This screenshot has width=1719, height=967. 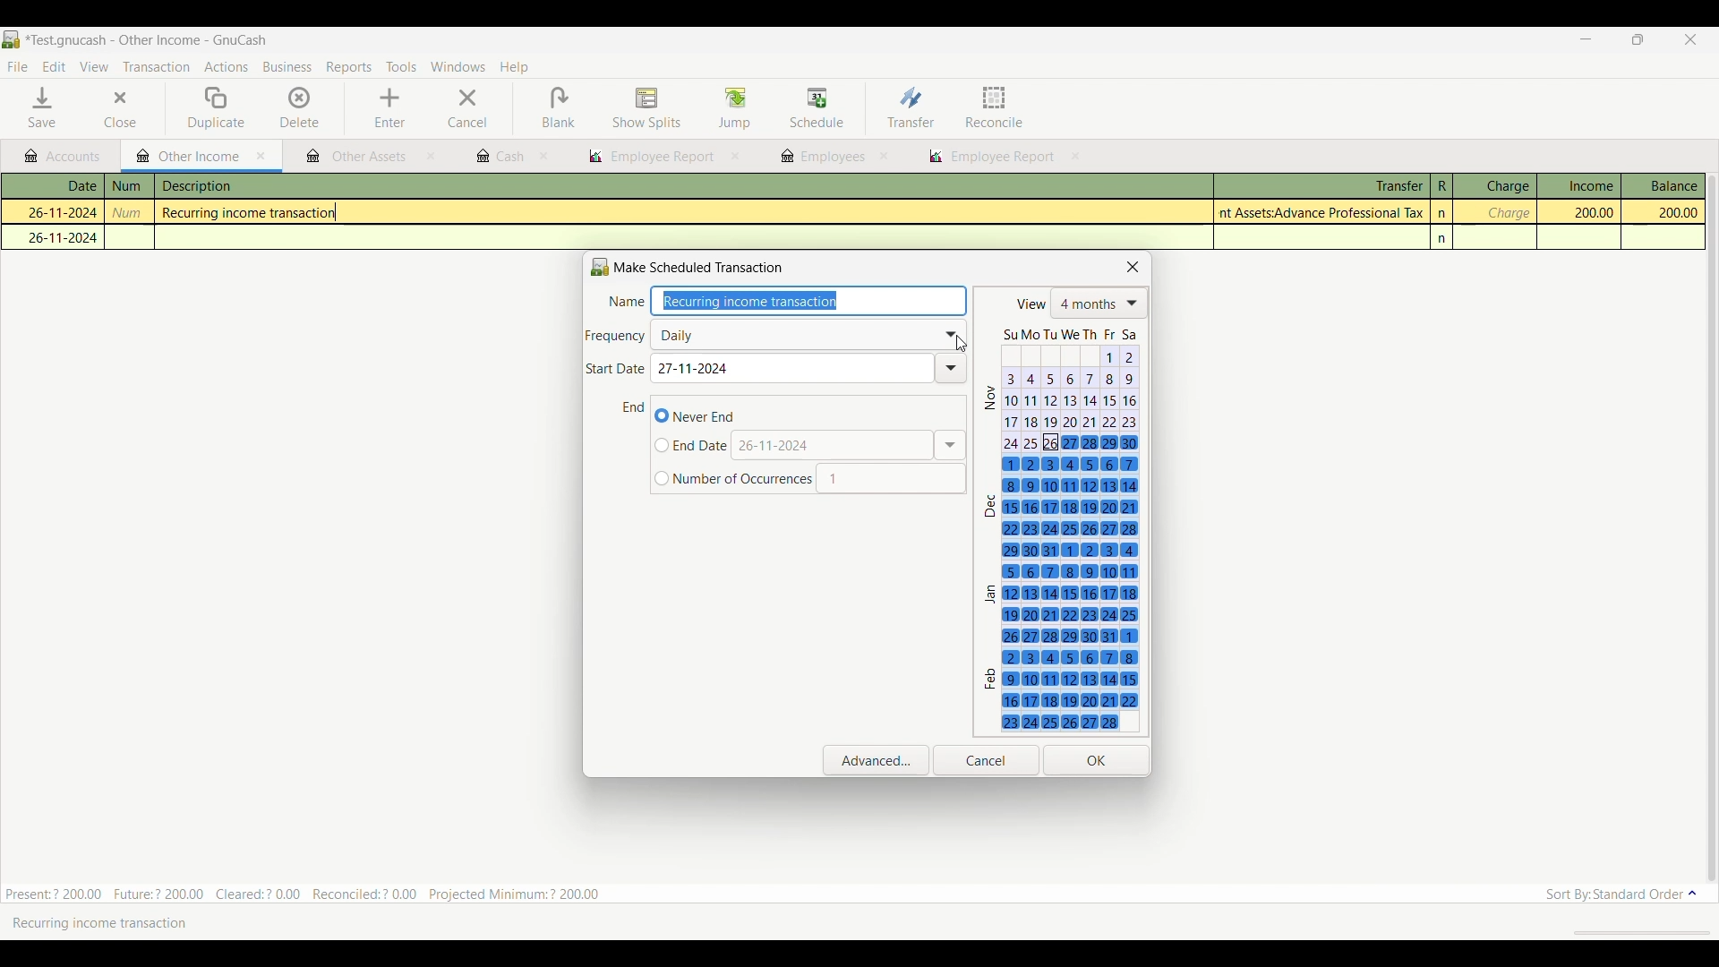 What do you see at coordinates (58, 237) in the screenshot?
I see `26-11-2024` at bounding box center [58, 237].